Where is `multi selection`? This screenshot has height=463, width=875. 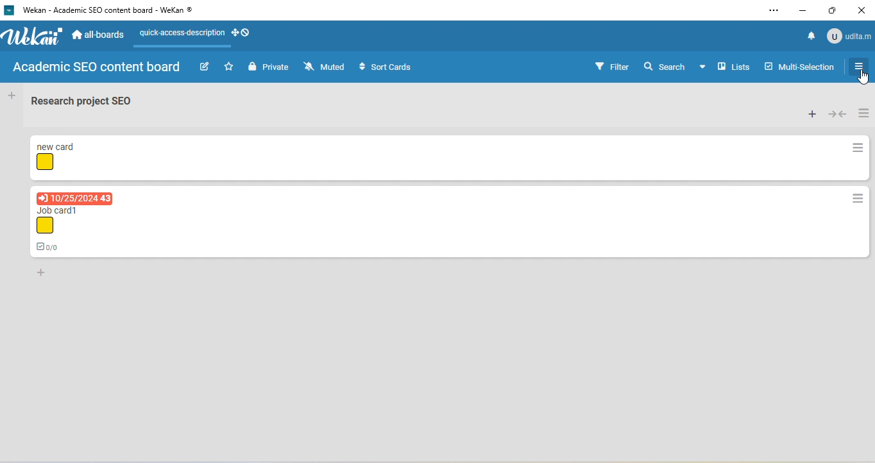
multi selection is located at coordinates (797, 70).